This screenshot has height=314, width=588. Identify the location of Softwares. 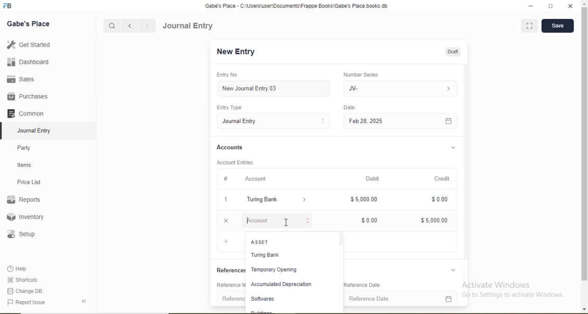
(263, 300).